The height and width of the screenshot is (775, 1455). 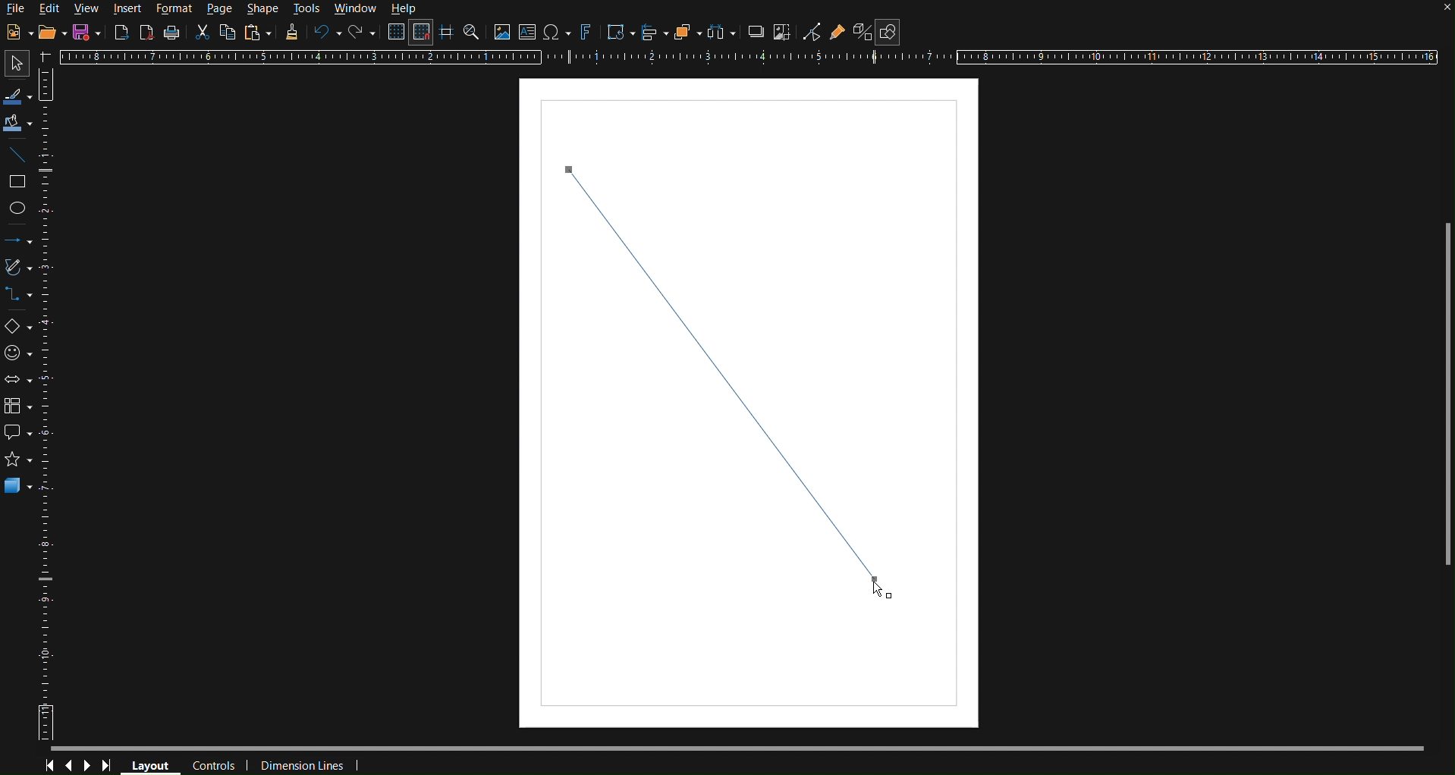 What do you see at coordinates (307, 10) in the screenshot?
I see `Tools` at bounding box center [307, 10].